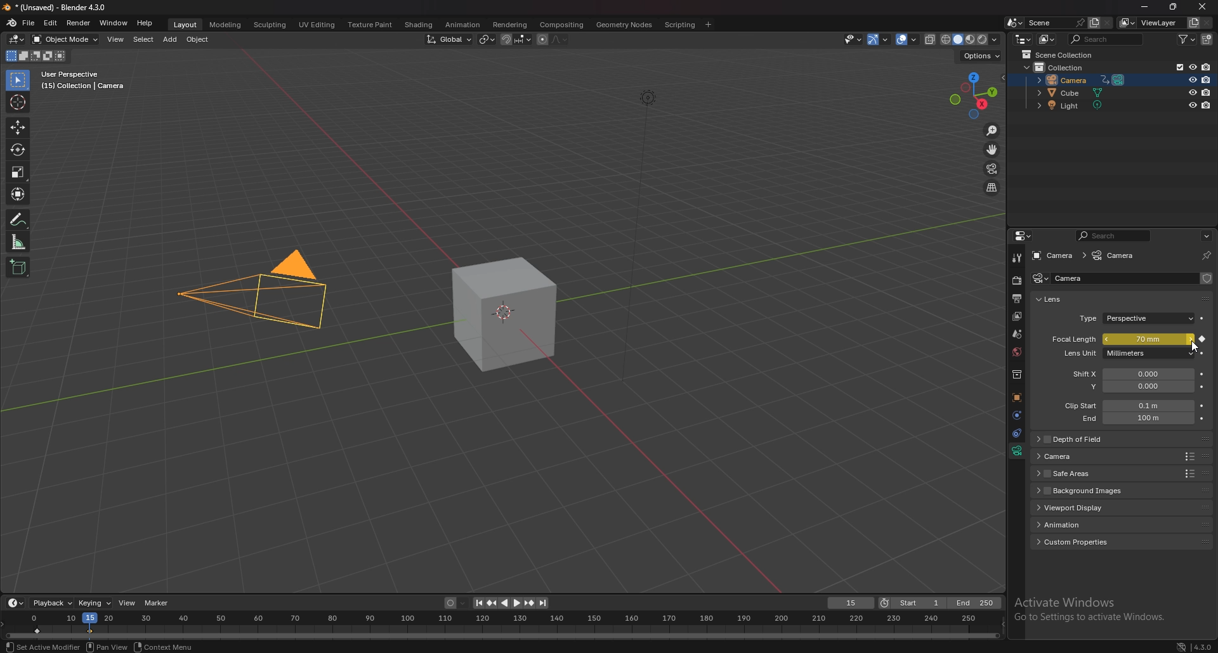 This screenshot has height=653, width=1218. What do you see at coordinates (1078, 79) in the screenshot?
I see `camera` at bounding box center [1078, 79].